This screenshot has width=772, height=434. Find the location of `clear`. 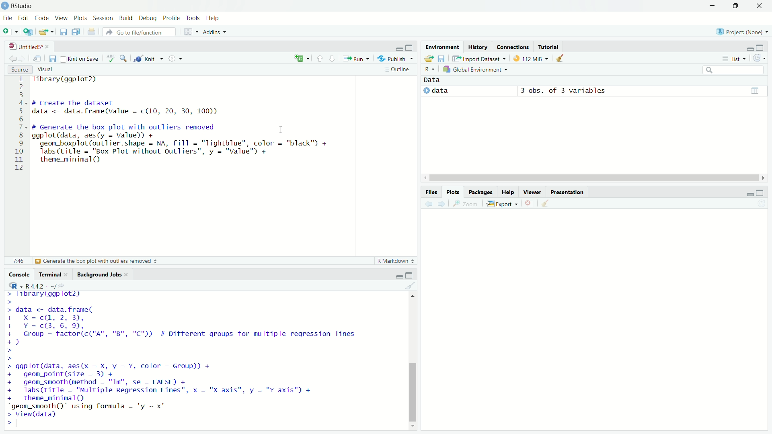

clear is located at coordinates (411, 286).